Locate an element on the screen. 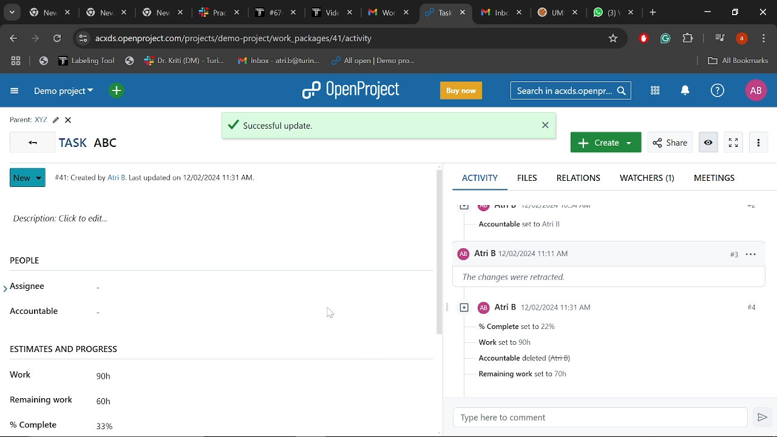 The width and height of the screenshot is (777, 437). Create is located at coordinates (604, 143).